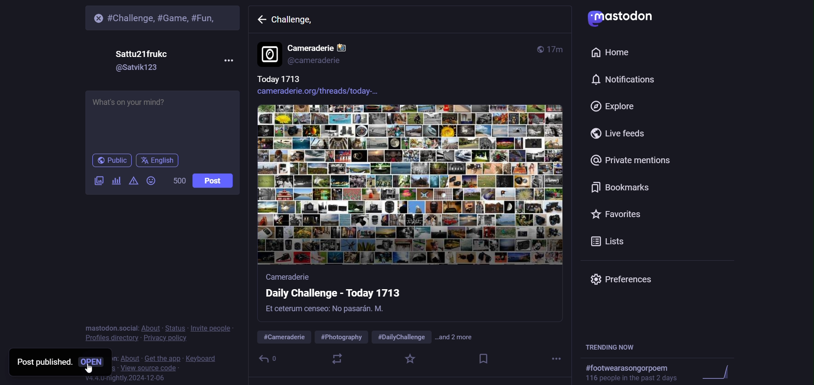 The height and width of the screenshot is (385, 814). What do you see at coordinates (111, 161) in the screenshot?
I see `public` at bounding box center [111, 161].